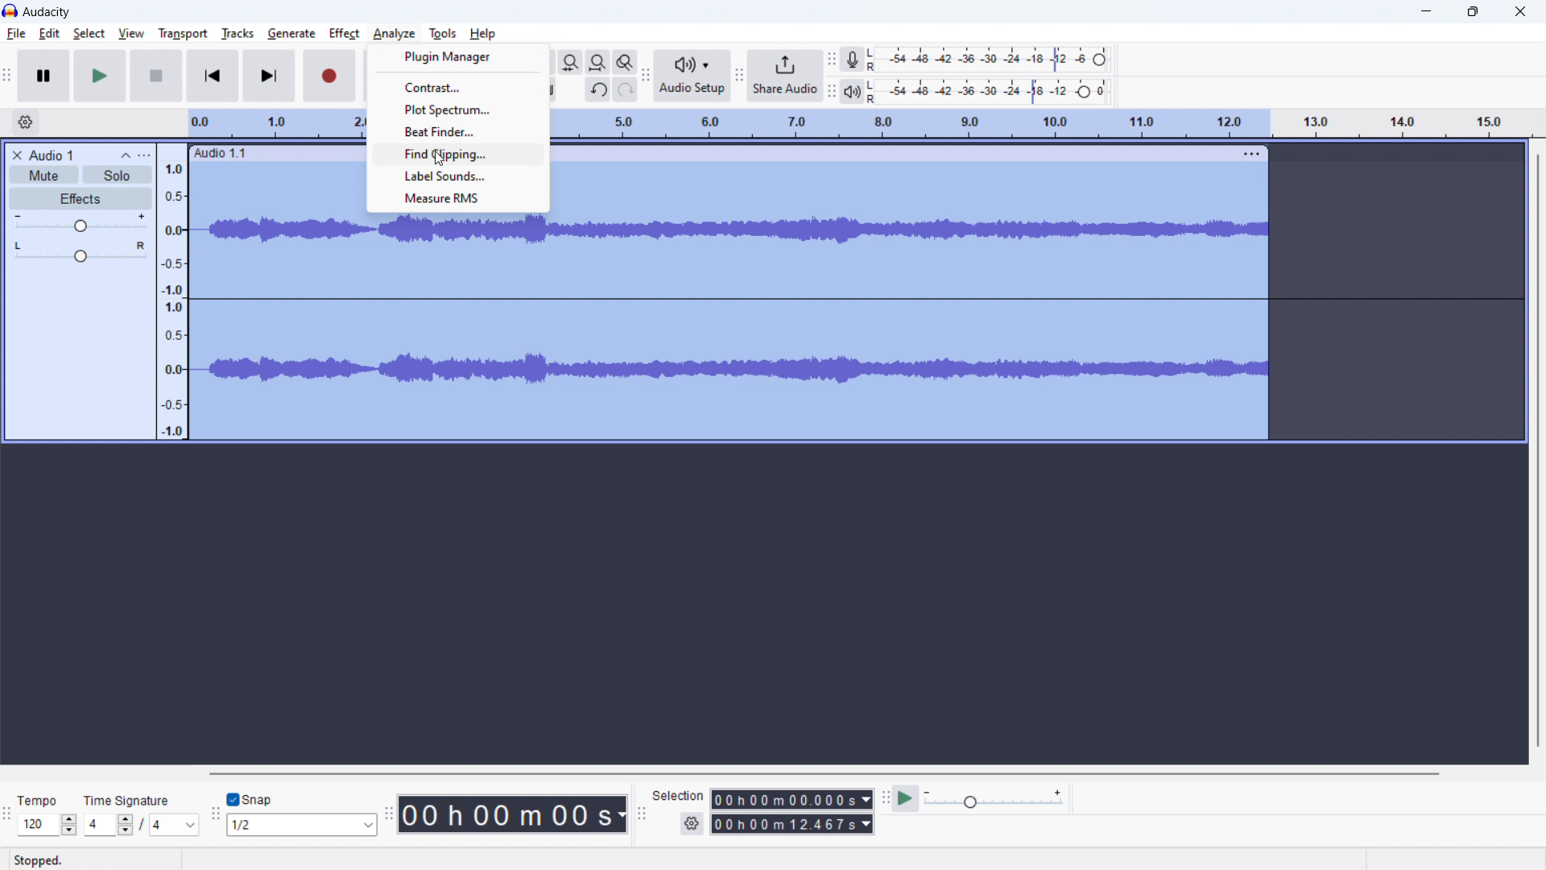 The width and height of the screenshot is (1546, 870). What do you see at coordinates (366, 330) in the screenshot?
I see `Track selected` at bounding box center [366, 330].